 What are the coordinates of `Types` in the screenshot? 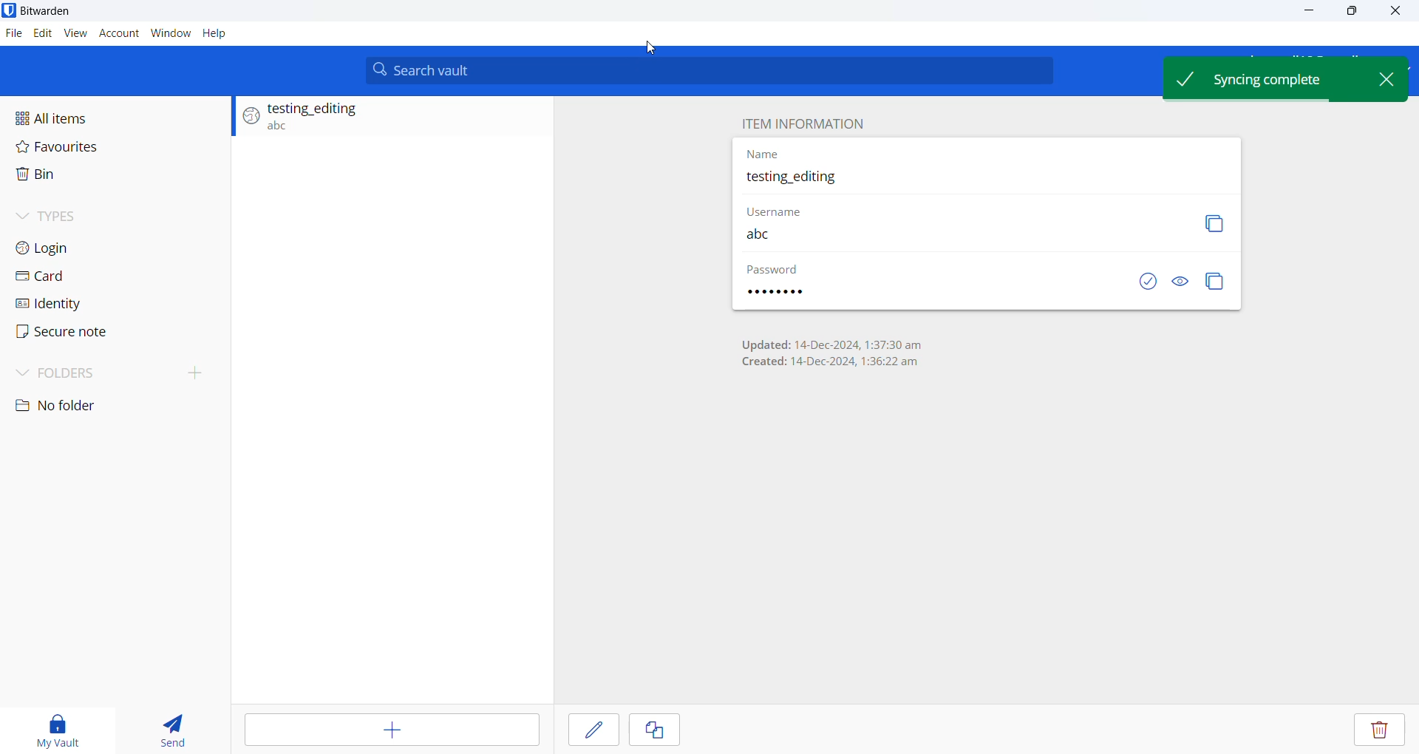 It's located at (109, 213).